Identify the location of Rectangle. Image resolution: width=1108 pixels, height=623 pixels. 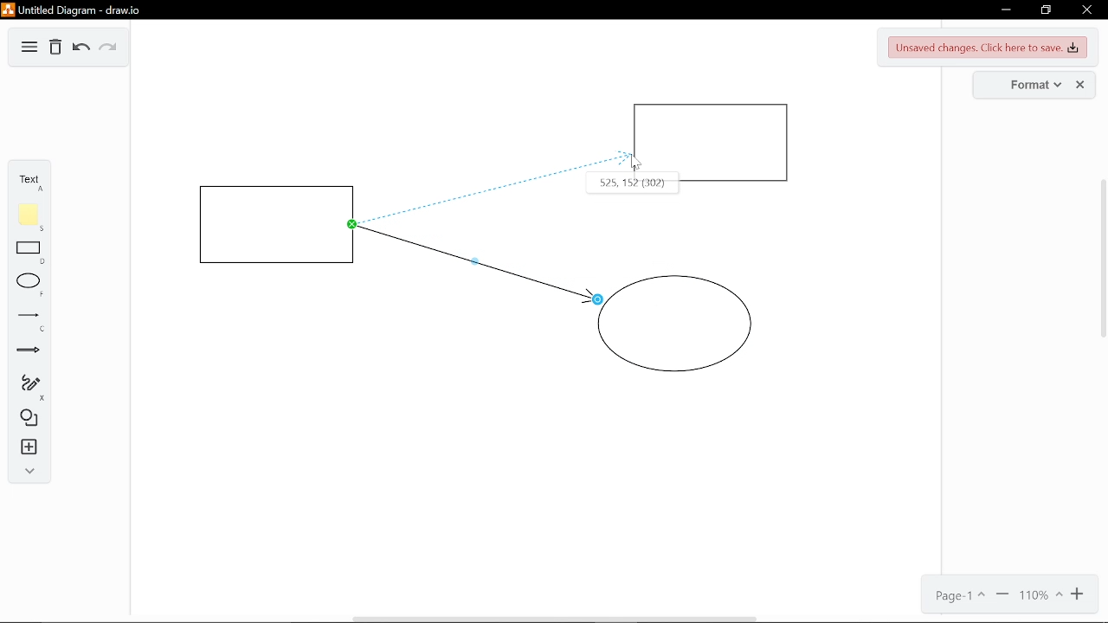
(279, 225).